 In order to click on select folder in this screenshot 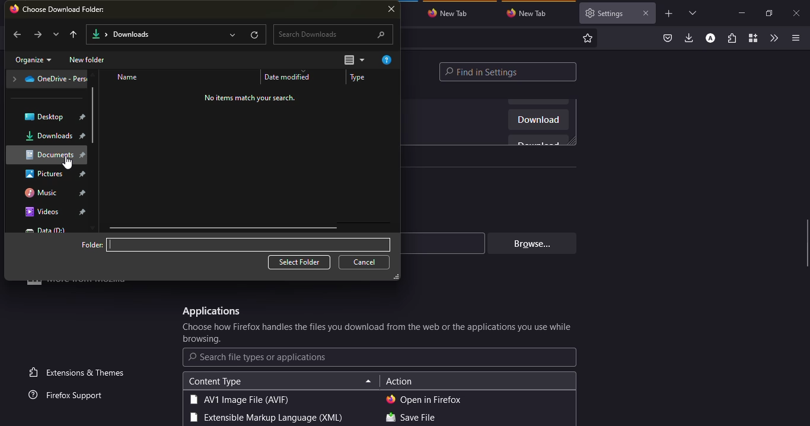, I will do `click(299, 262)`.